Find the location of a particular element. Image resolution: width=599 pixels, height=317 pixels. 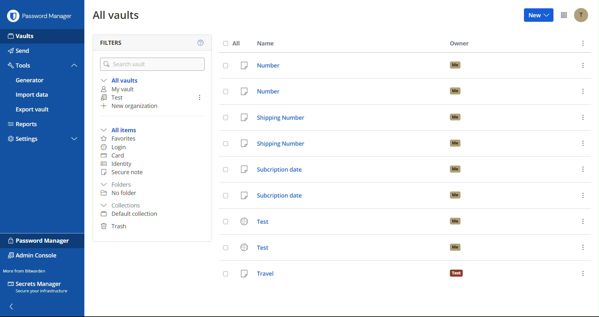

options is located at coordinates (200, 97).